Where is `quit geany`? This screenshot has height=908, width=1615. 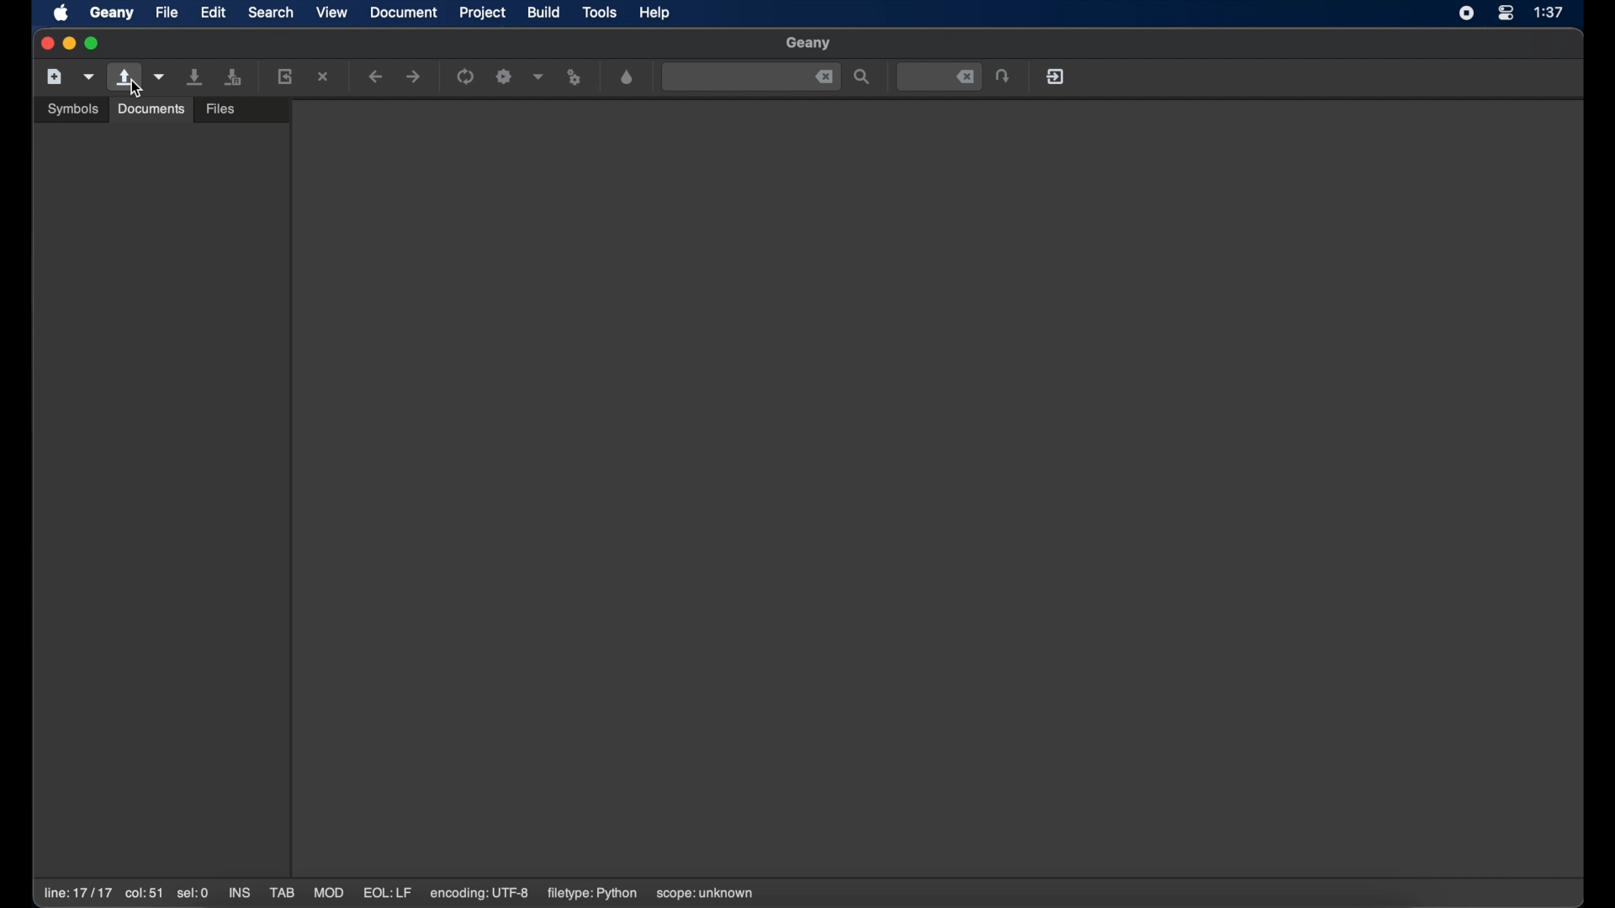 quit geany is located at coordinates (1055, 76).